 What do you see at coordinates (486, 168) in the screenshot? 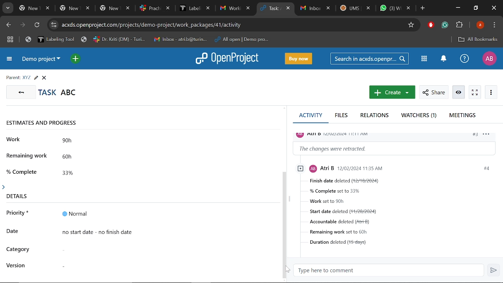
I see `#4` at bounding box center [486, 168].